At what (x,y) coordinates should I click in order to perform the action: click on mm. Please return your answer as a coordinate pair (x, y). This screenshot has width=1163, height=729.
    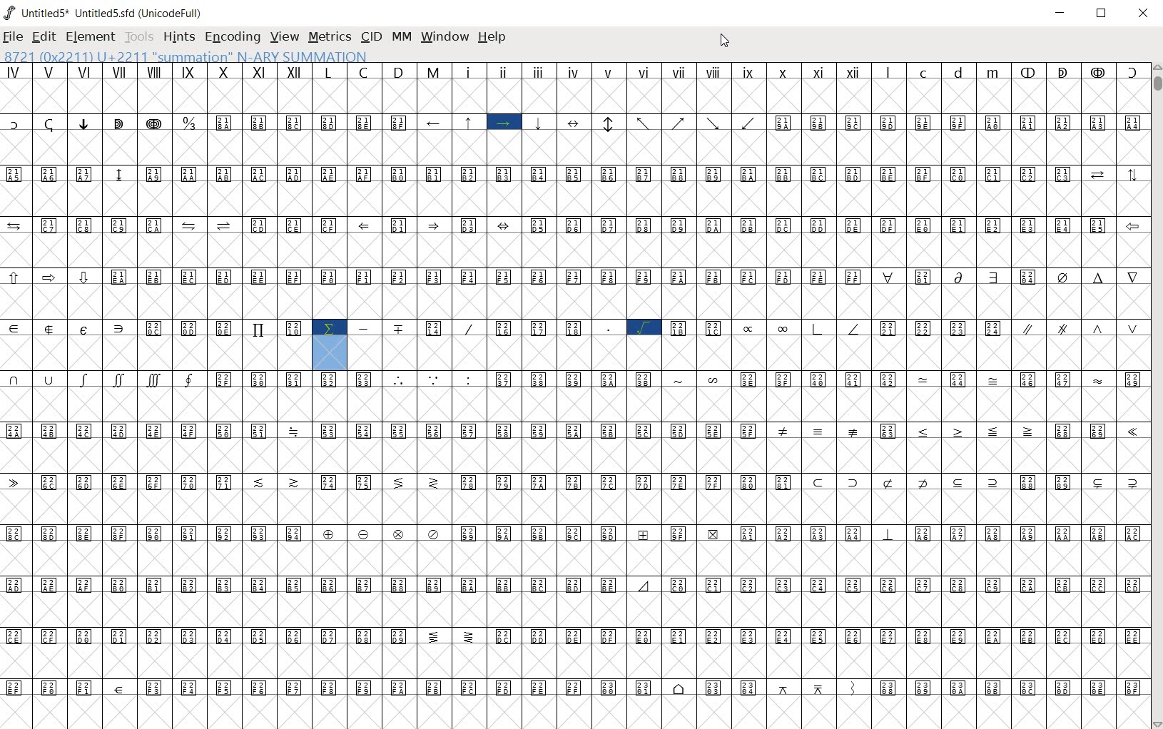
    Looking at the image, I should click on (400, 37).